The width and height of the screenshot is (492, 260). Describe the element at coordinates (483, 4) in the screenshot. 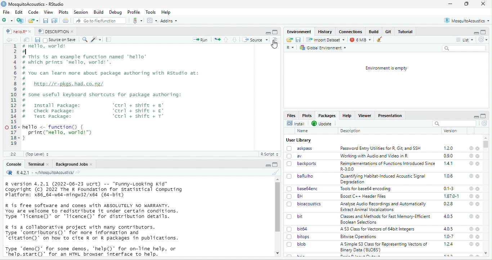

I see `close` at that location.